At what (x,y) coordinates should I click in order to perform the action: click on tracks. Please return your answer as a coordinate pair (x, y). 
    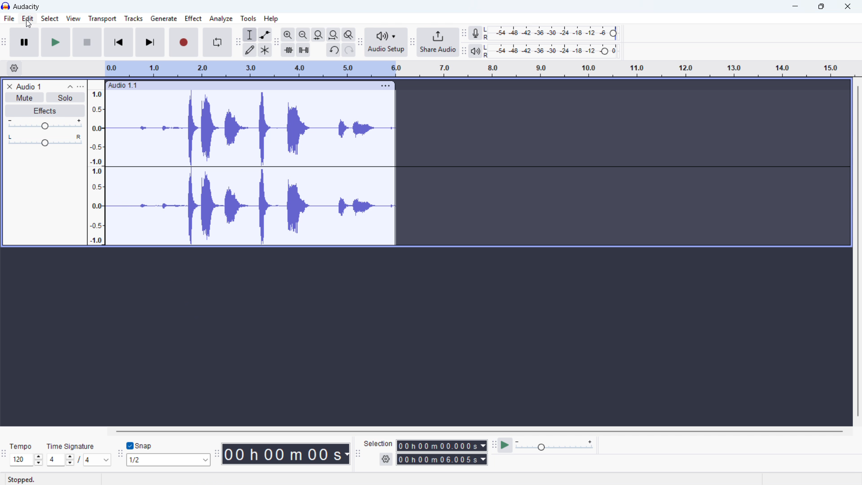
    Looking at the image, I should click on (134, 18).